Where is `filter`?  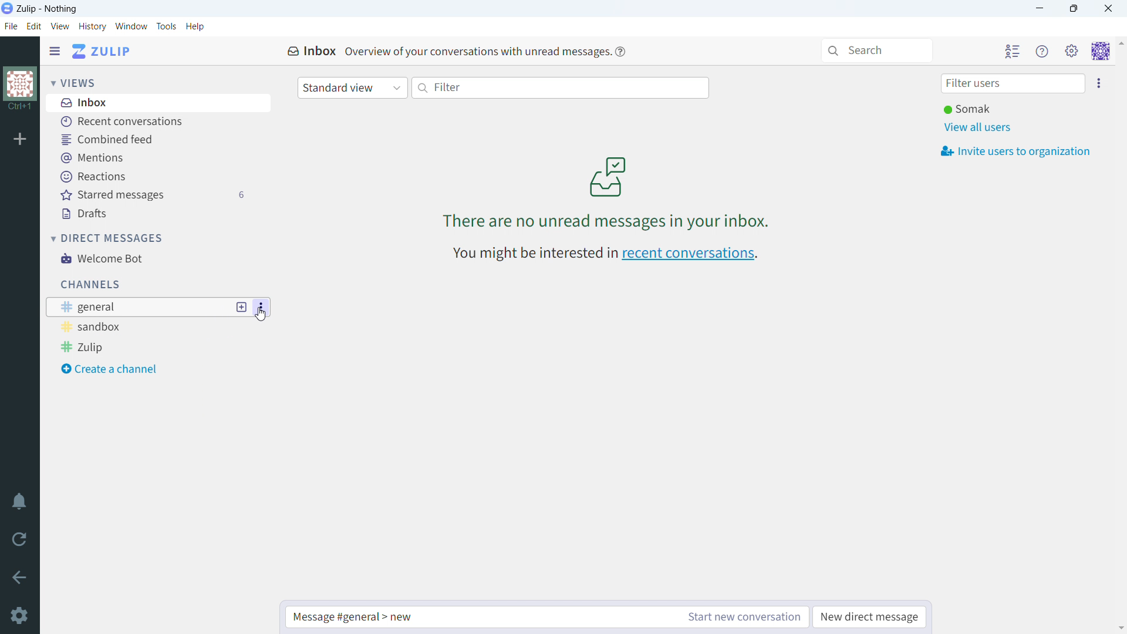
filter is located at coordinates (562, 88).